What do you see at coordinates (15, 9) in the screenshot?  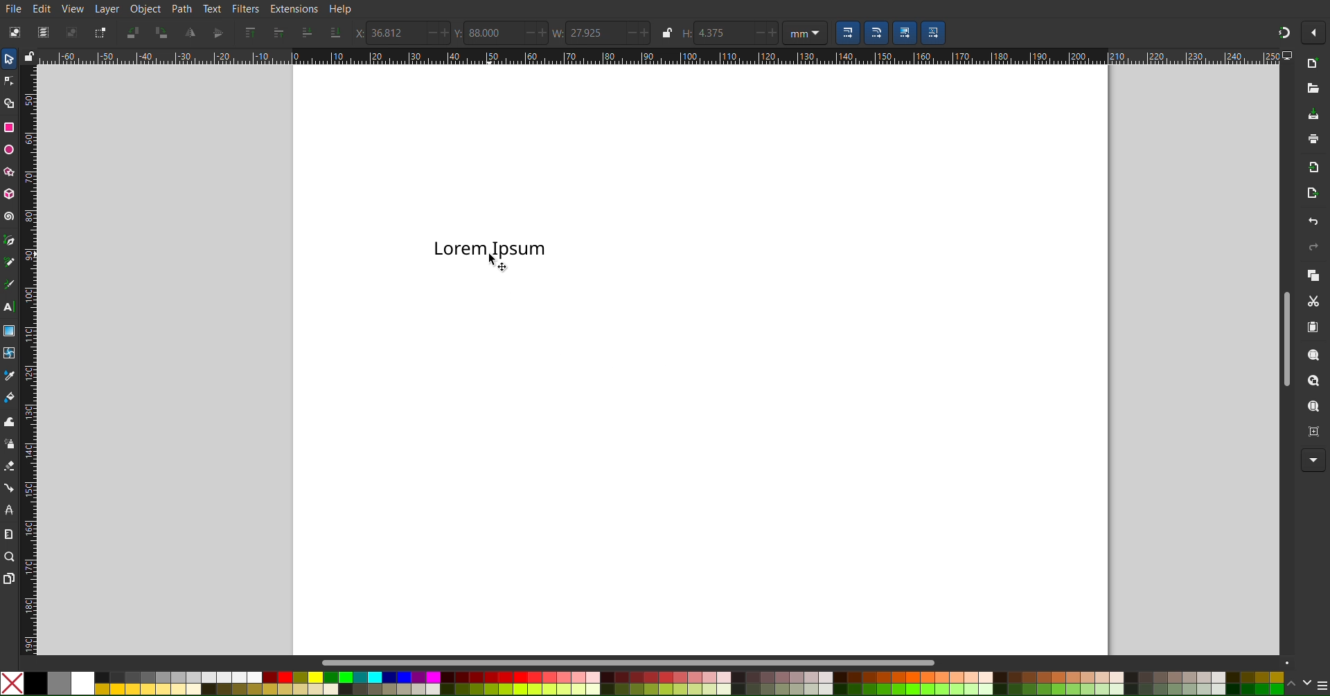 I see `File ` at bounding box center [15, 9].